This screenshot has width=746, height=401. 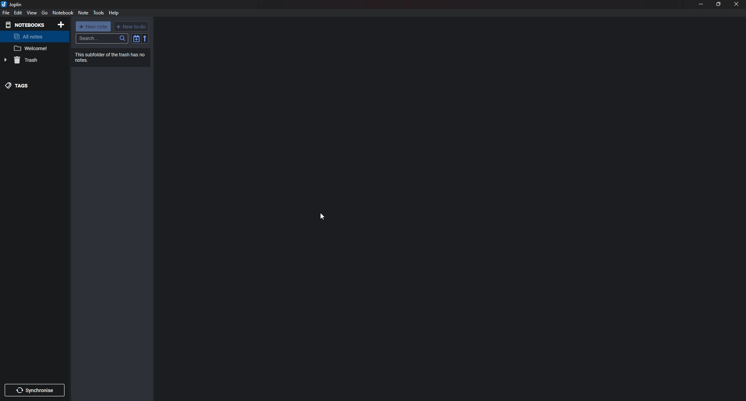 What do you see at coordinates (6, 12) in the screenshot?
I see `file` at bounding box center [6, 12].